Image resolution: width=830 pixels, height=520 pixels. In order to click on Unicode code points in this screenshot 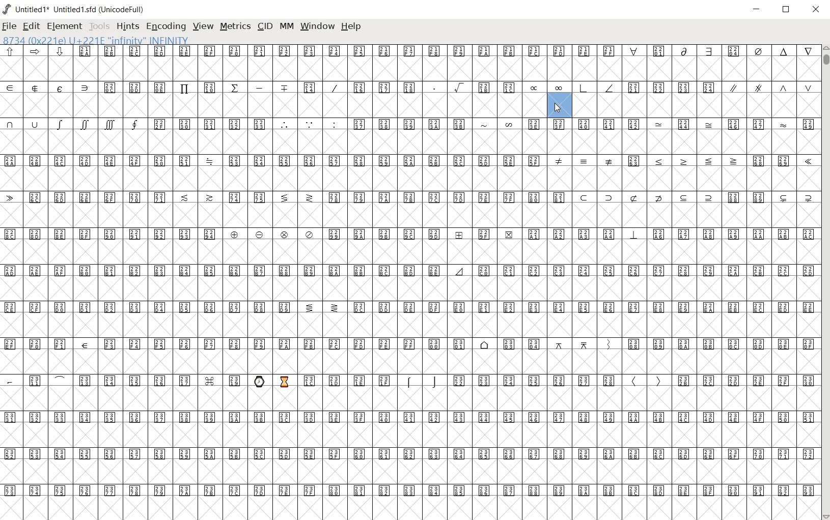, I will do `click(634, 161)`.